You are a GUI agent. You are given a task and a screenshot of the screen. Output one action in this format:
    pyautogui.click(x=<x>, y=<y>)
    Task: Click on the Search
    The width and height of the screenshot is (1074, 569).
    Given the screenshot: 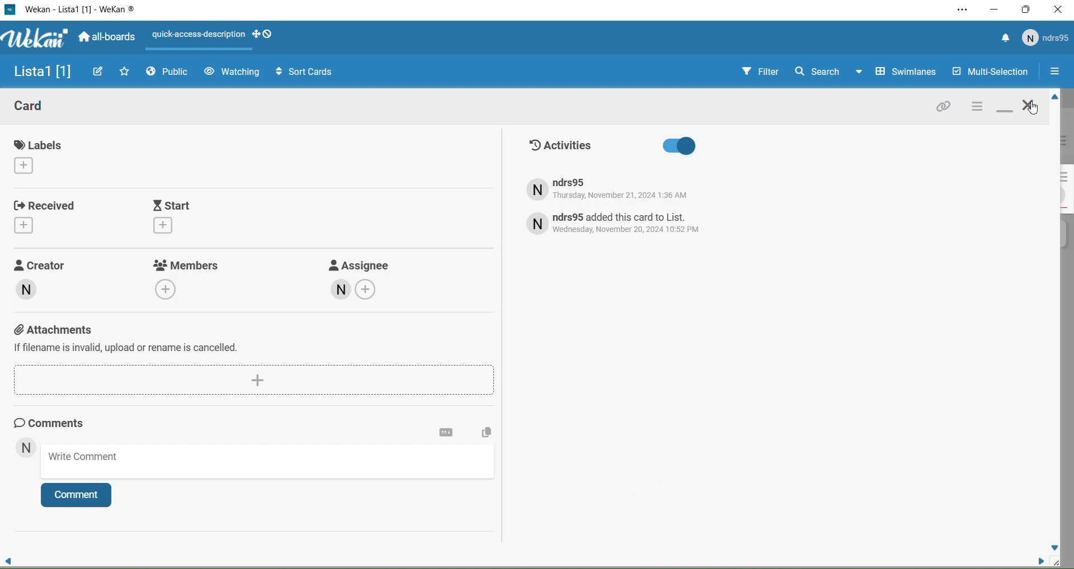 What is the action you would take?
    pyautogui.click(x=435, y=347)
    